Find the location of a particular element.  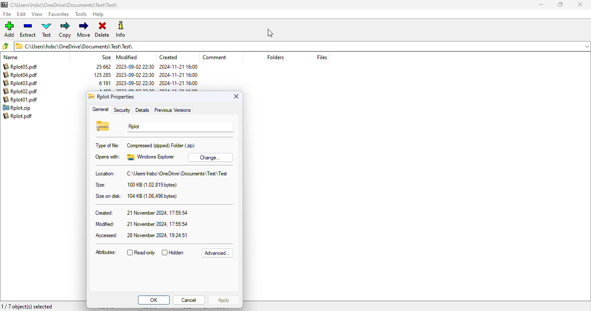

folders is located at coordinates (276, 57).